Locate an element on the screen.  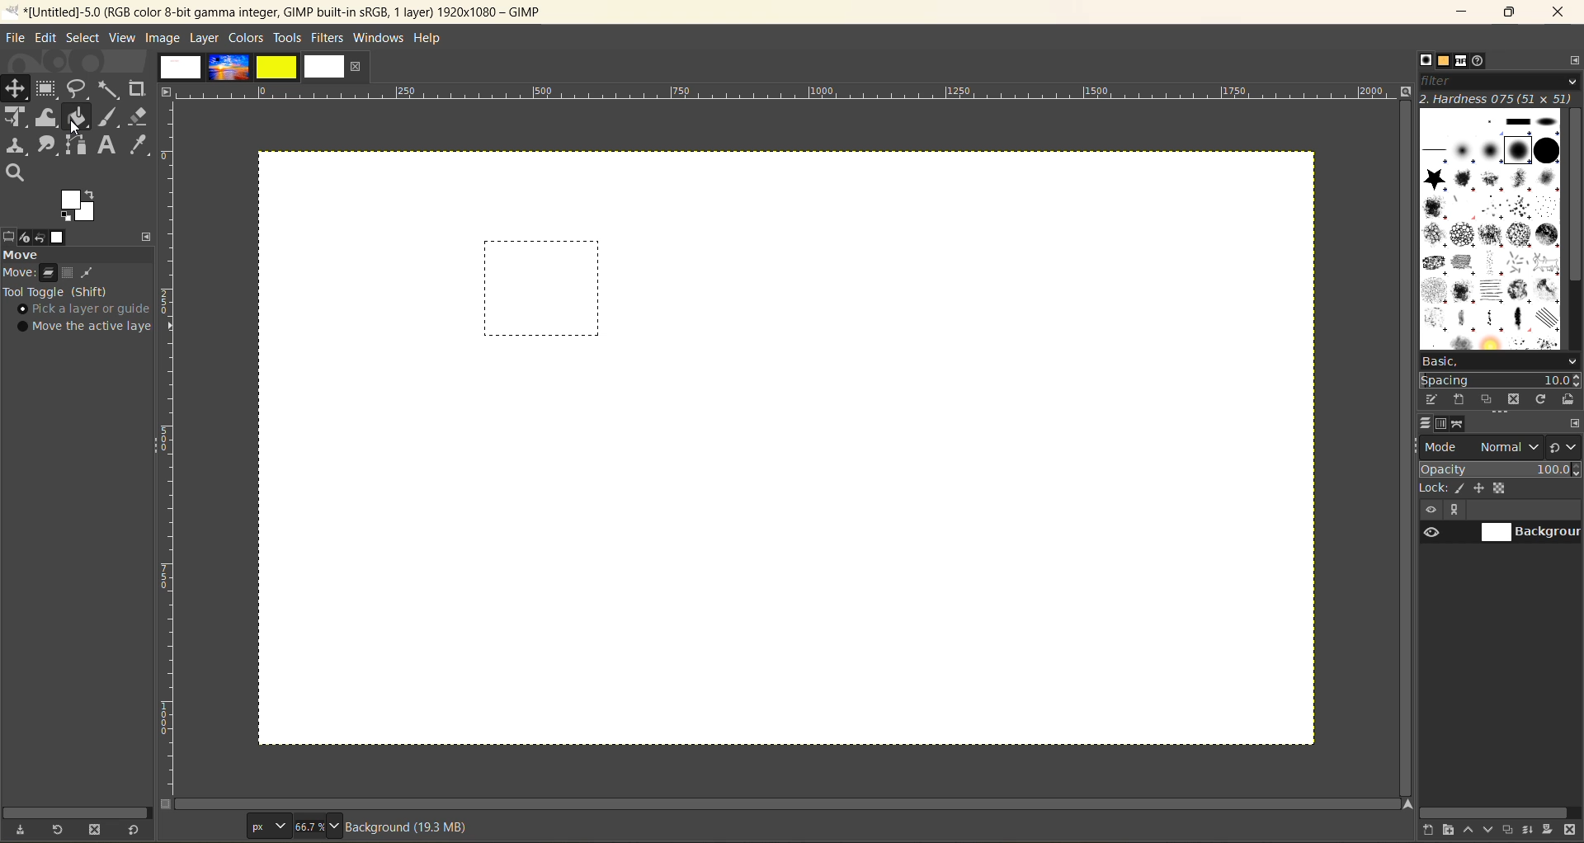
delete this brush is located at coordinates (1513, 399).